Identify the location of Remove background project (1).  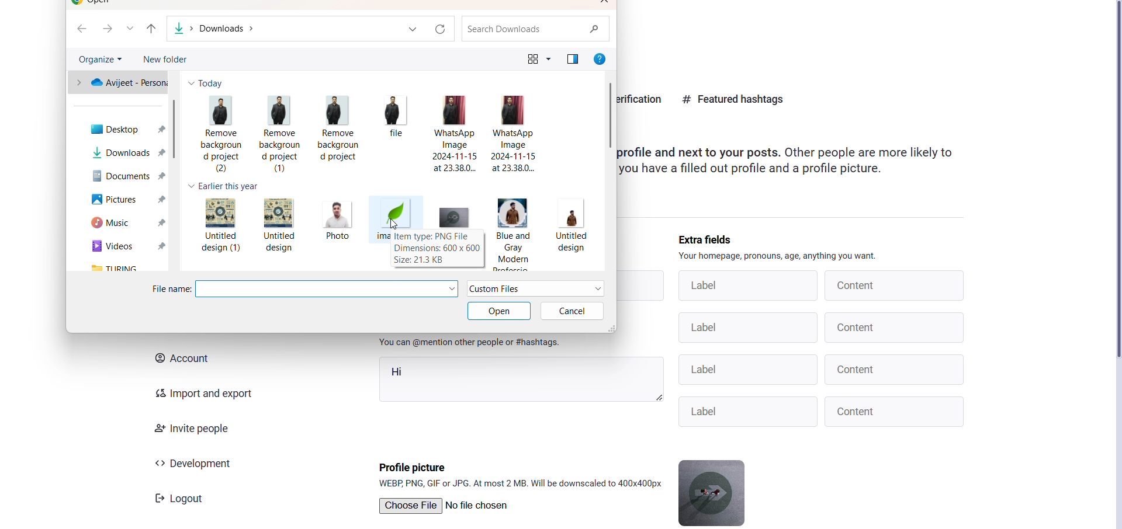
(280, 131).